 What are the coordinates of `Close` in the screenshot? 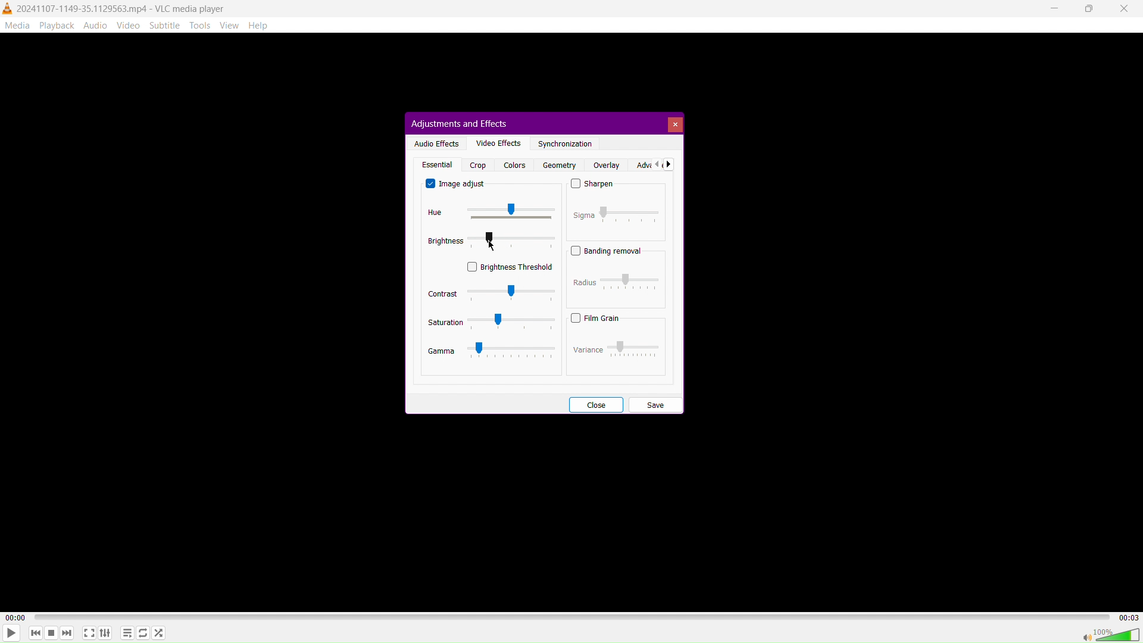 It's located at (1126, 9).